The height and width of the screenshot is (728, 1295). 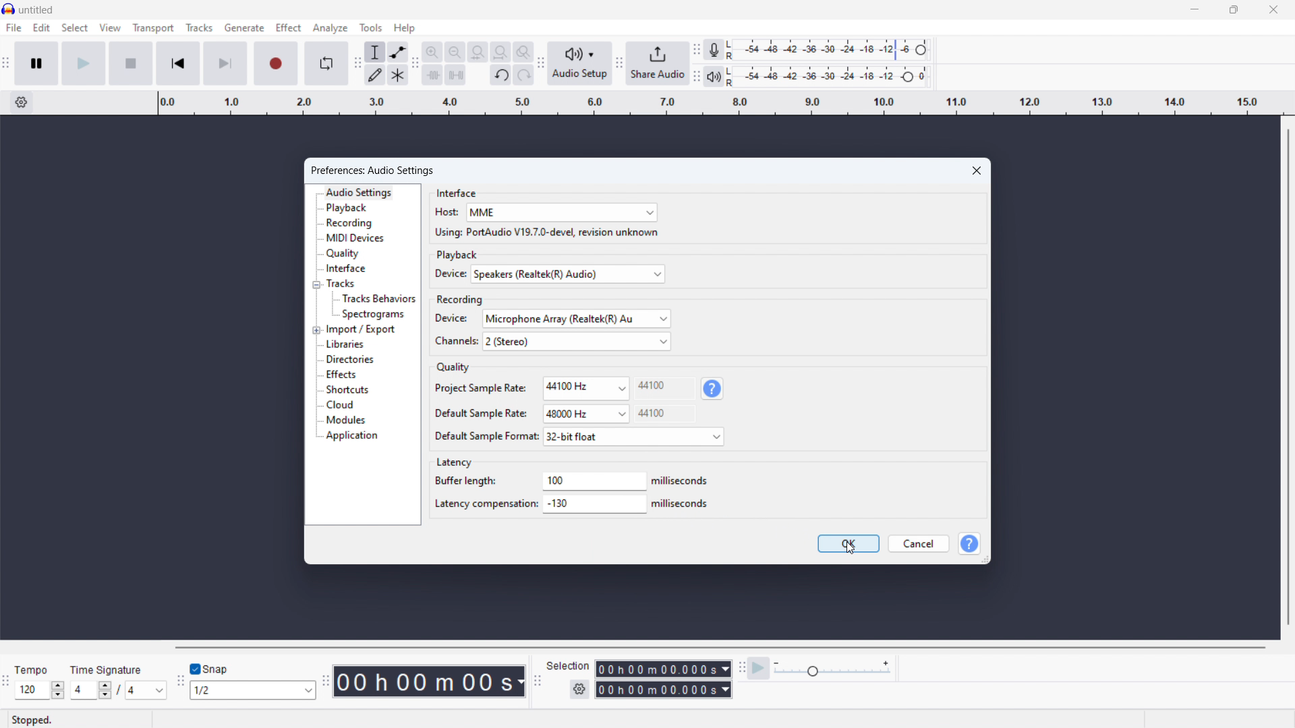 What do you see at coordinates (9, 9) in the screenshot?
I see `logo` at bounding box center [9, 9].